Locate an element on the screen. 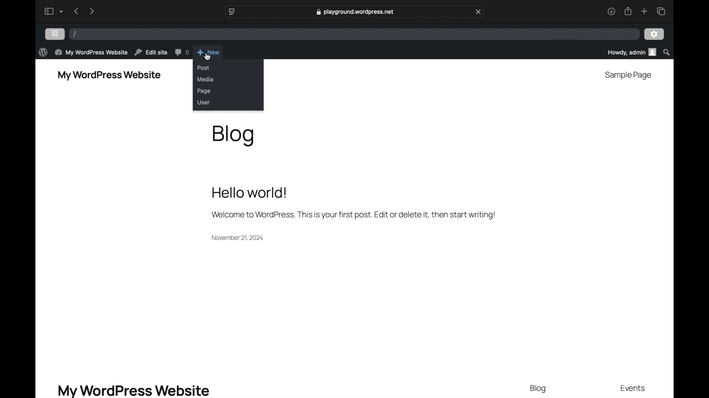  blog is located at coordinates (538, 389).